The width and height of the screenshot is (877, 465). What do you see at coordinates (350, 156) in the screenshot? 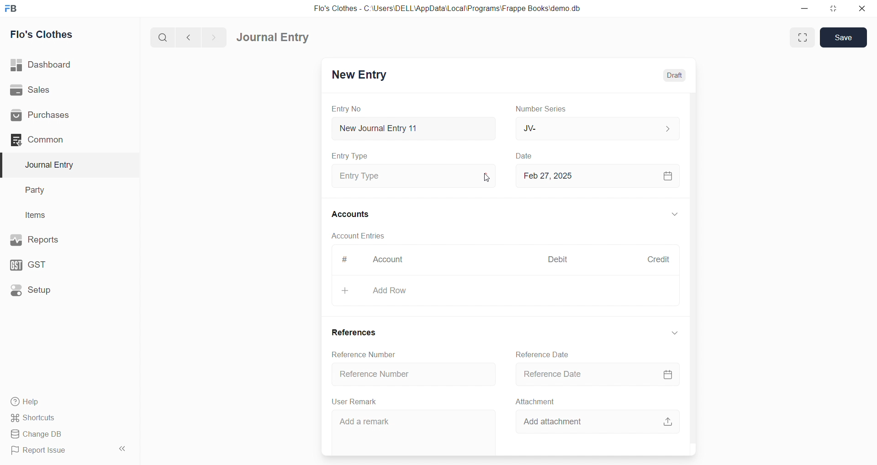
I see `Entry Type` at bounding box center [350, 156].